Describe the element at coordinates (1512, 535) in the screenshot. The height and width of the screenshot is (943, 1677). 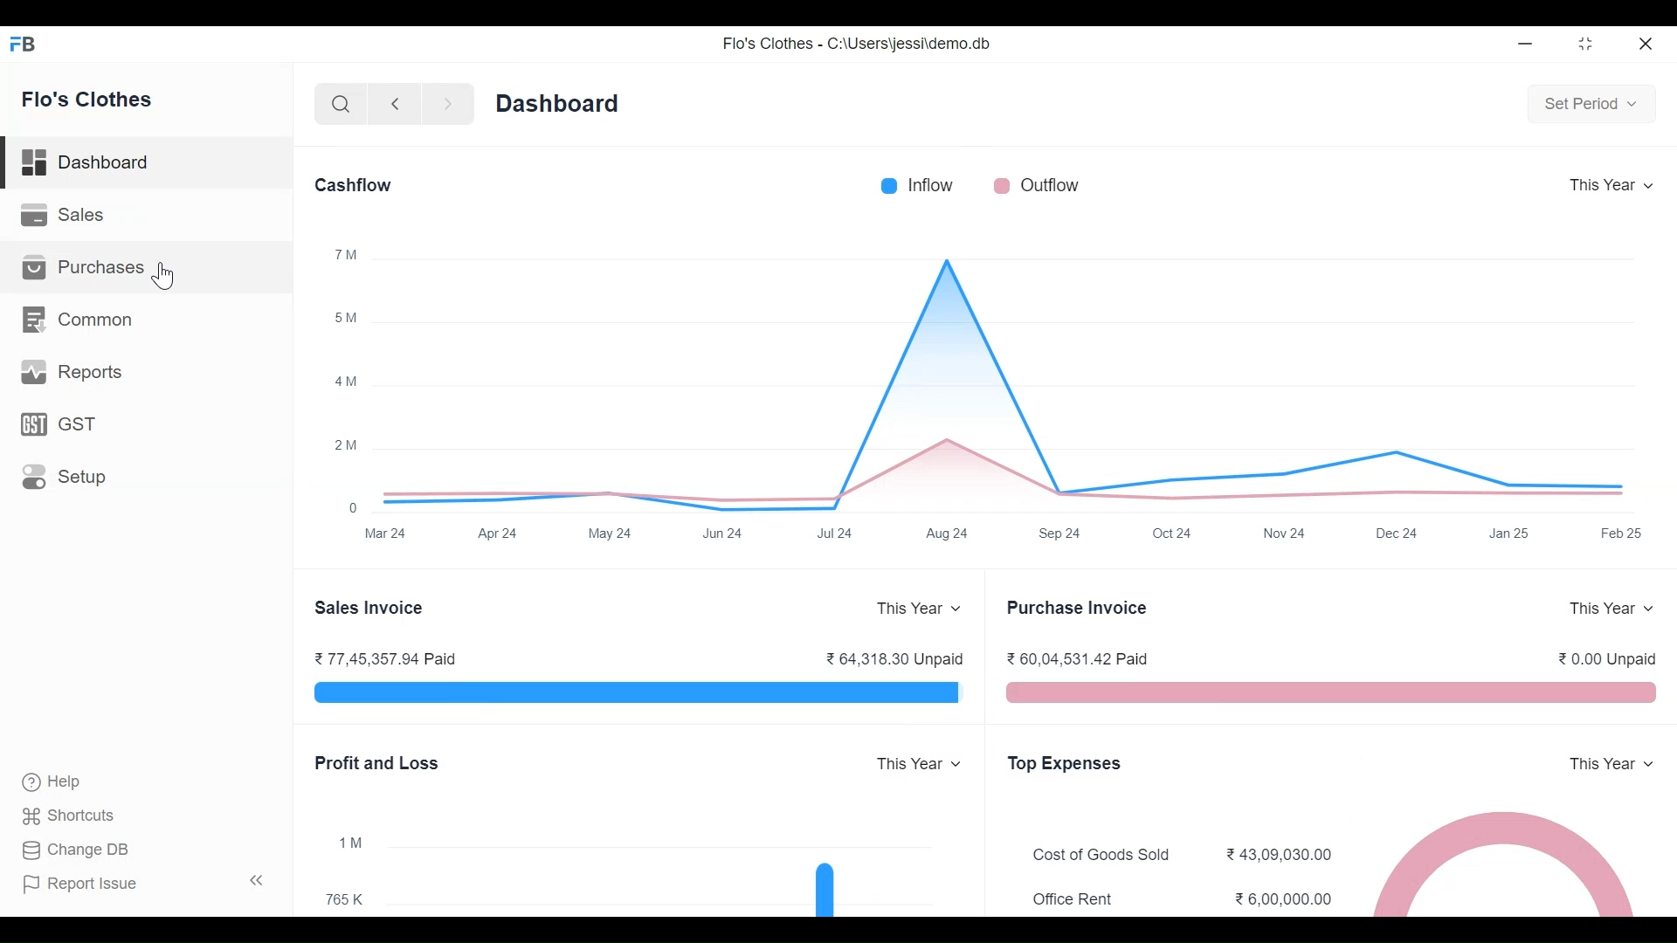
I see `Jan 25` at that location.